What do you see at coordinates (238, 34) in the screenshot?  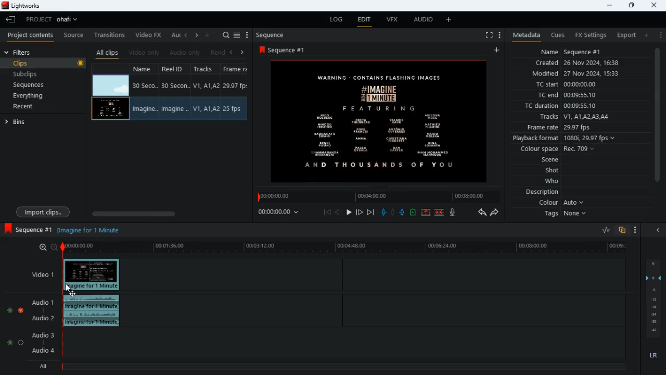 I see `menu` at bounding box center [238, 34].